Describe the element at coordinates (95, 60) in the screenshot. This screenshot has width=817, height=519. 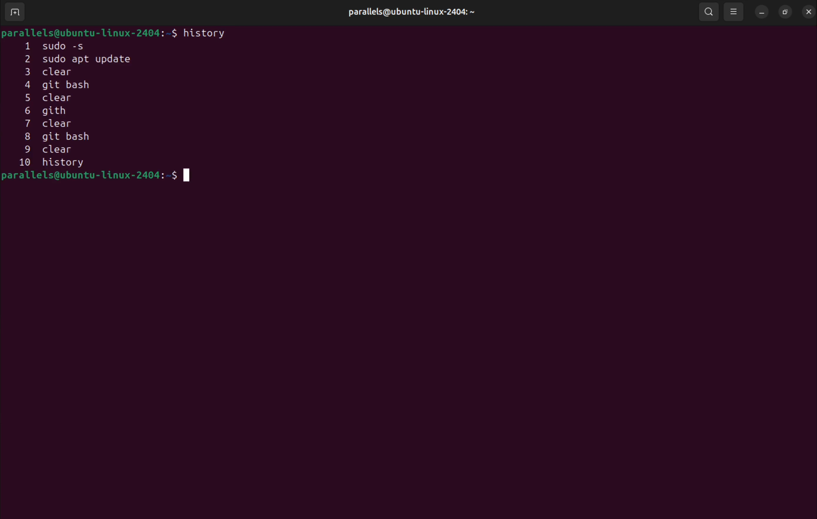
I see `2. sudo apt update` at that location.